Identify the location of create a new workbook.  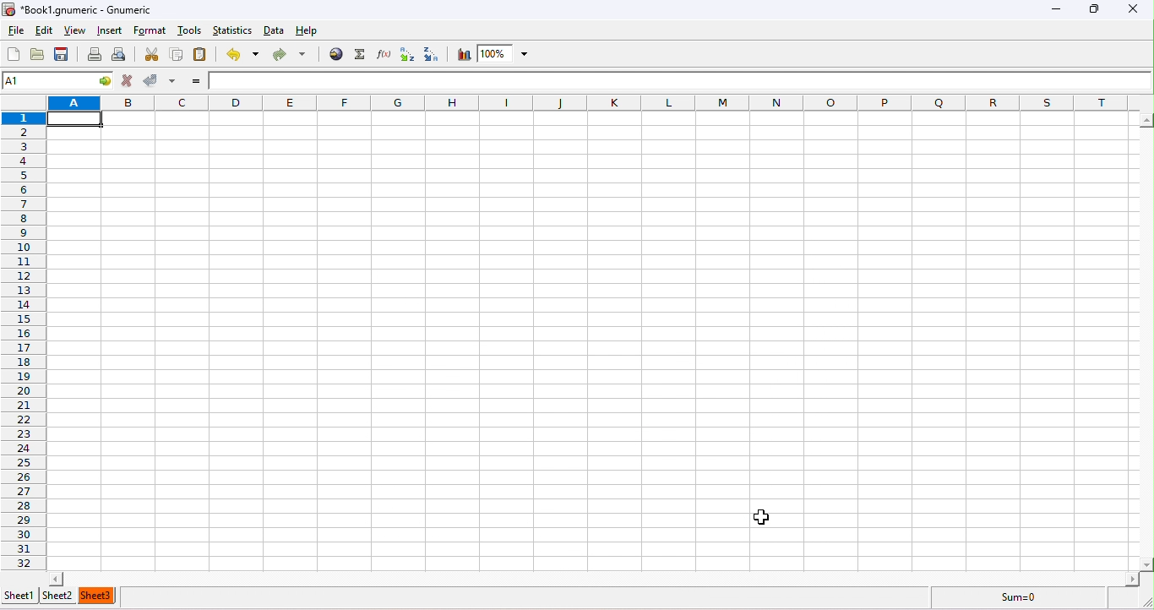
(13, 54).